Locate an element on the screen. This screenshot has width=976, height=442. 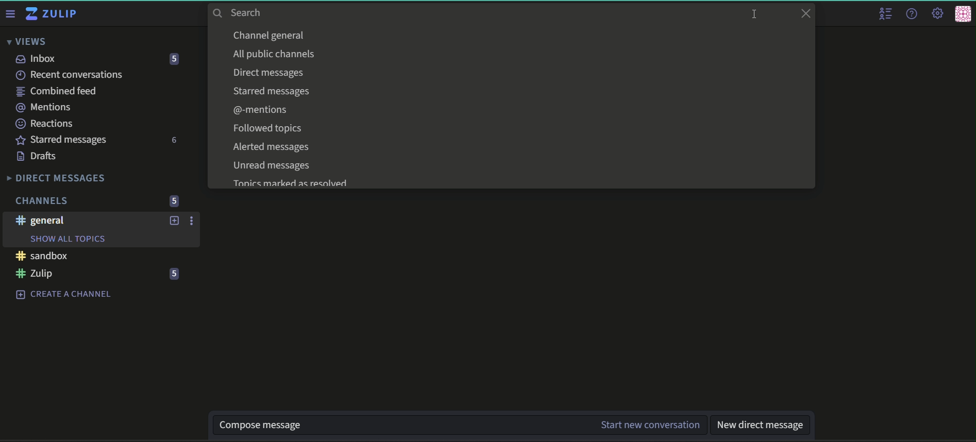
main menu is located at coordinates (938, 12).